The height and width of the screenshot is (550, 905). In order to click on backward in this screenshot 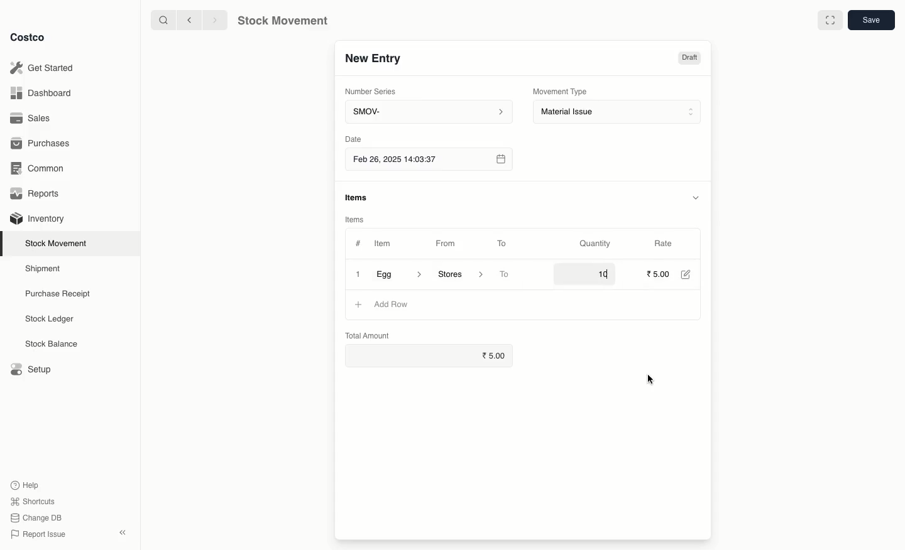, I will do `click(191, 21)`.